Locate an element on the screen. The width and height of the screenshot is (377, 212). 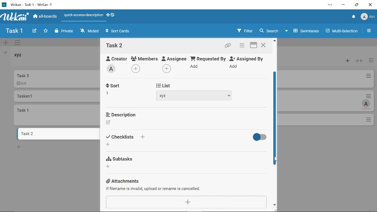
Profile is located at coordinates (368, 17).